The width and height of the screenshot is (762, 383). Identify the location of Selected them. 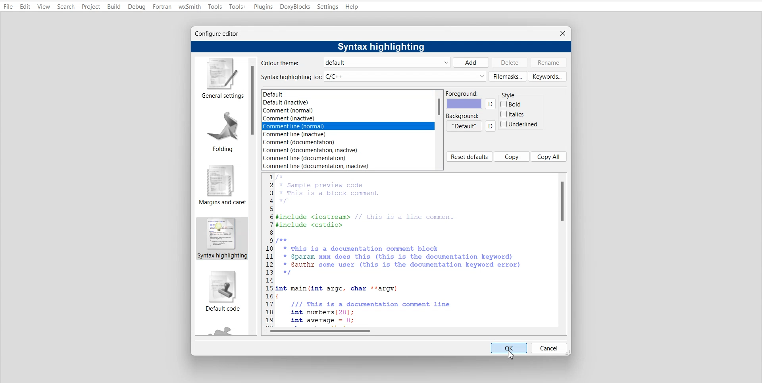
(348, 126).